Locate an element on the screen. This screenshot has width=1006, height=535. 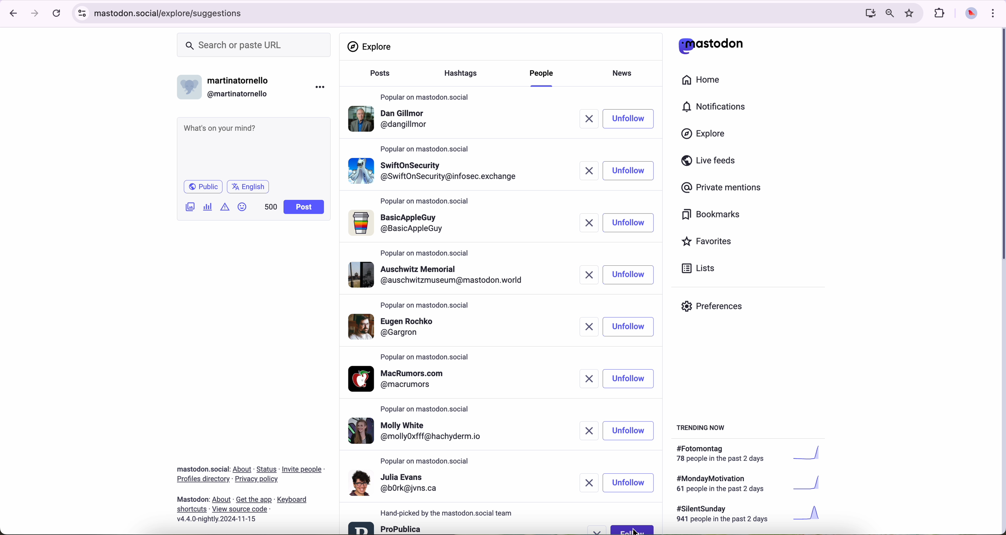
#fotomontag is located at coordinates (754, 454).